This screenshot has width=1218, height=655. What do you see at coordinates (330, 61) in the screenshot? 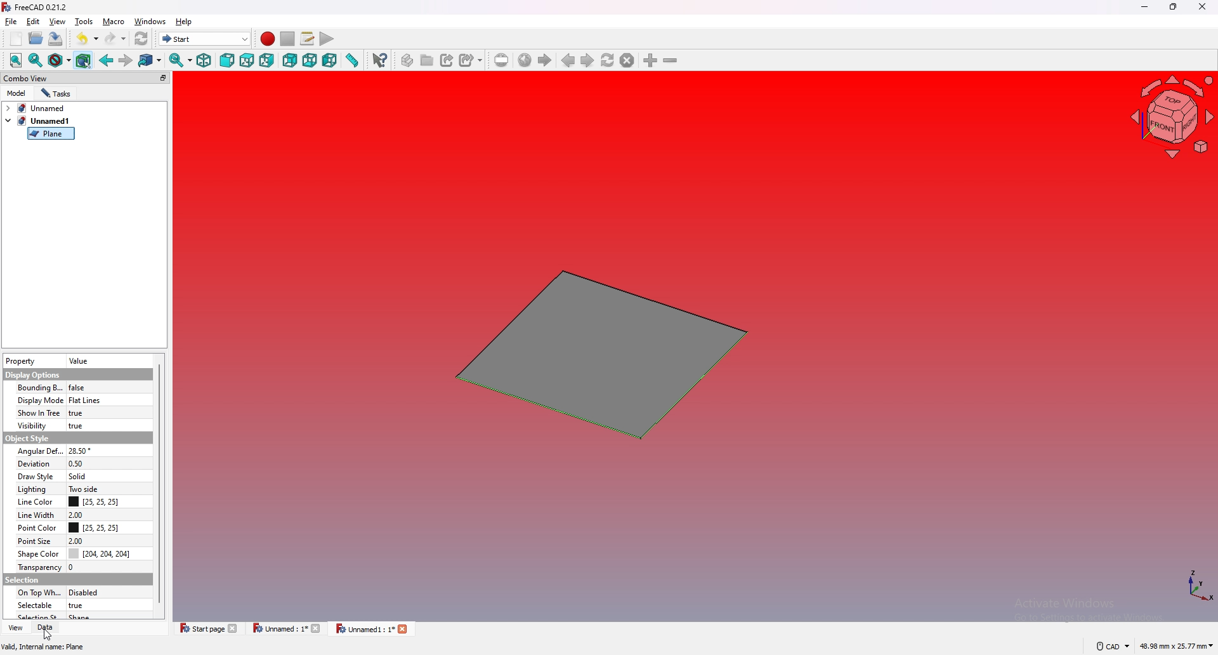
I see `left` at bounding box center [330, 61].